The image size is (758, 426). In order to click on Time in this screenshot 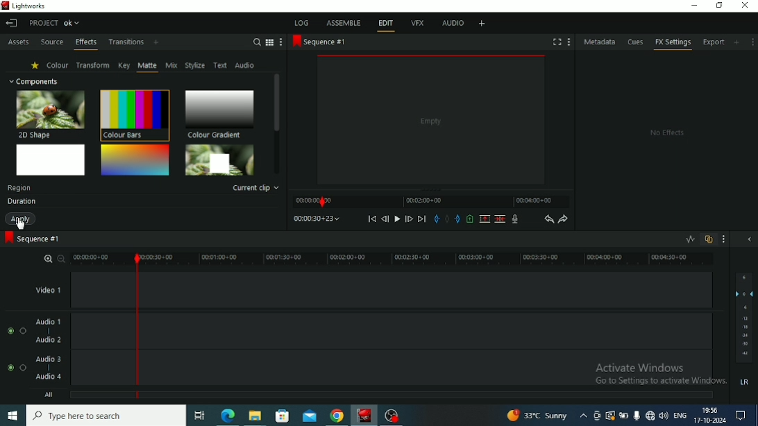, I will do `click(317, 218)`.